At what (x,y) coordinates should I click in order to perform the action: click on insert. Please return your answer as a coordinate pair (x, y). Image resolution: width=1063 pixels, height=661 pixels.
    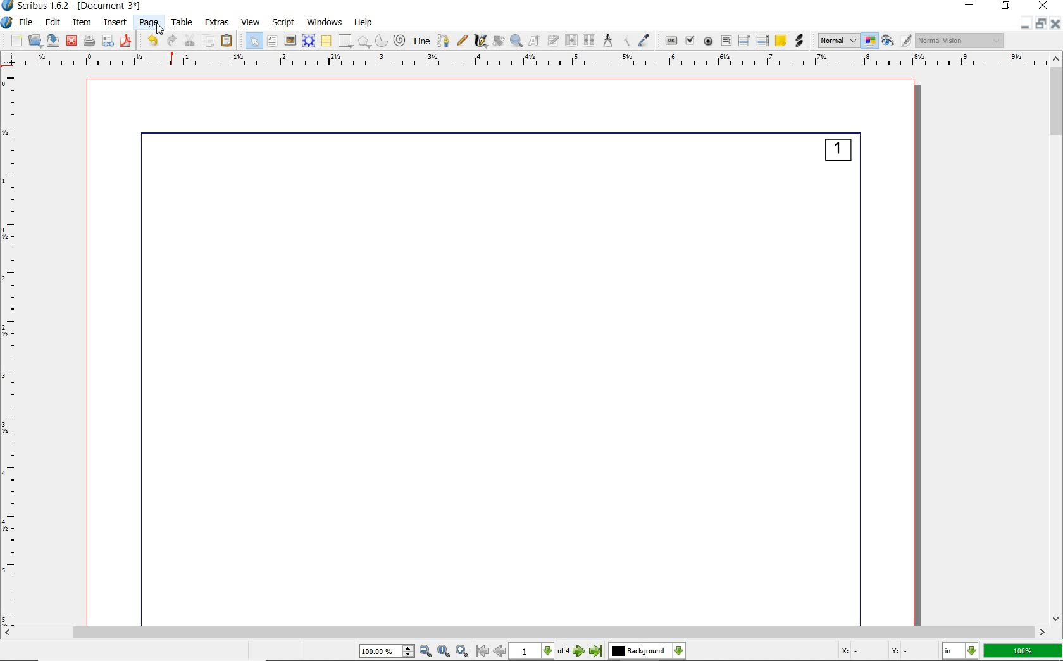
    Looking at the image, I should click on (115, 23).